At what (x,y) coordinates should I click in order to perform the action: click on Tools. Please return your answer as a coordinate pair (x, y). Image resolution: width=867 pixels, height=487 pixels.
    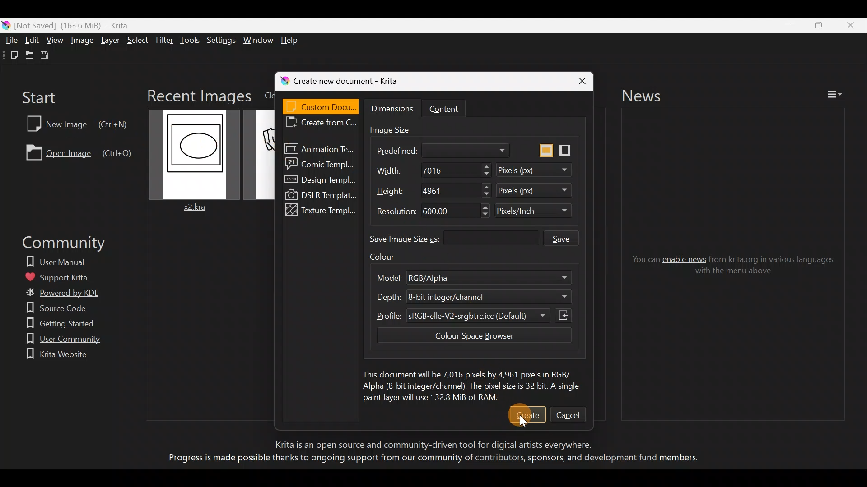
    Looking at the image, I should click on (191, 41).